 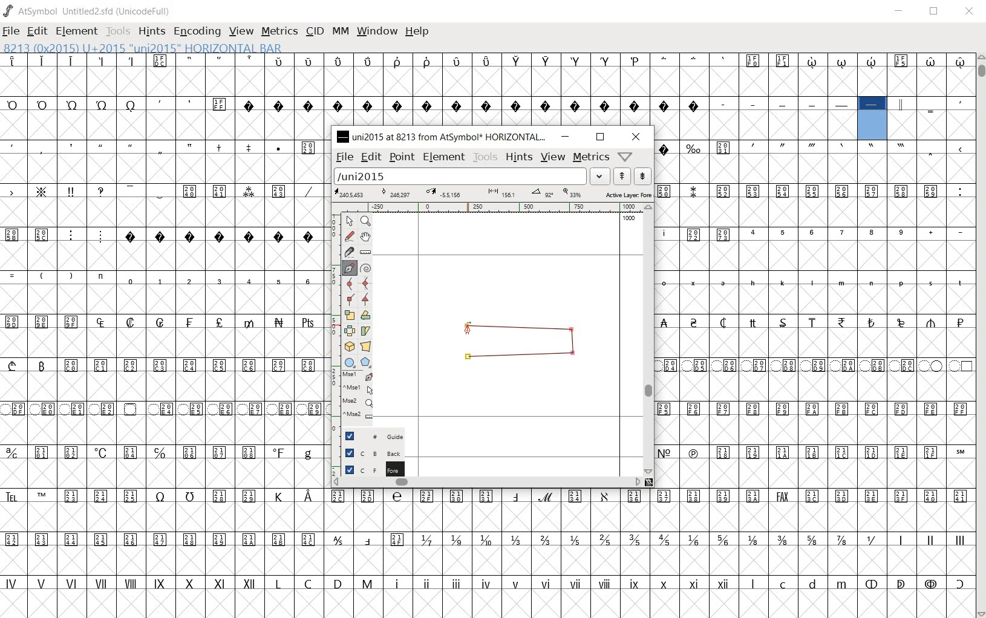 I want to click on glyph characters, so click(x=661, y=75).